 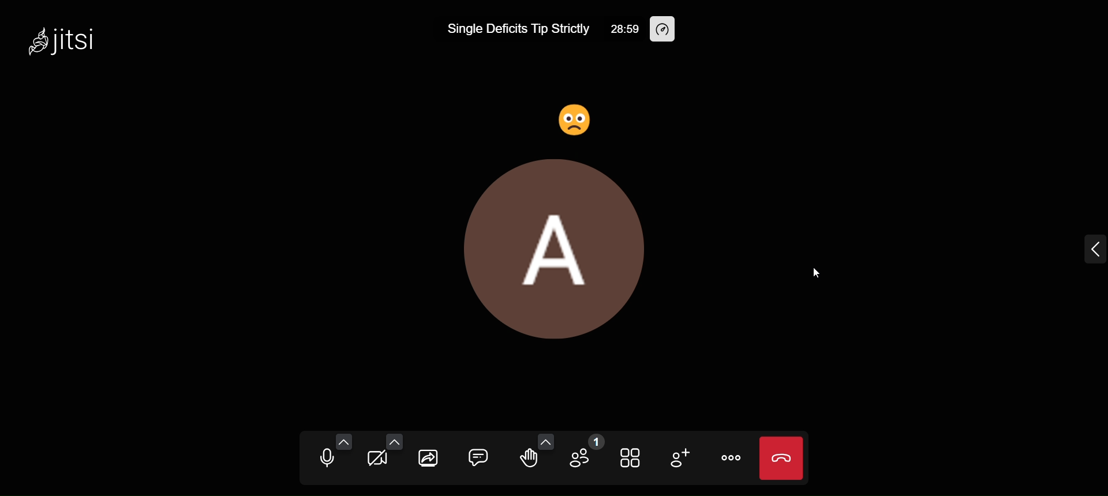 What do you see at coordinates (578, 114) in the screenshot?
I see `Boo Reaction` at bounding box center [578, 114].